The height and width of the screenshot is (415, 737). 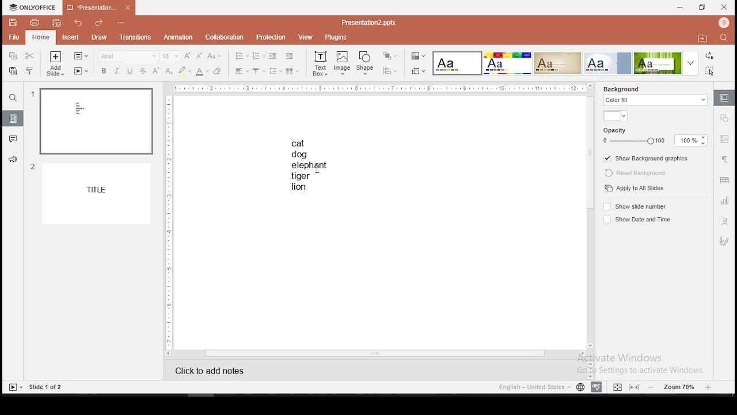 I want to click on cursor, so click(x=317, y=171).